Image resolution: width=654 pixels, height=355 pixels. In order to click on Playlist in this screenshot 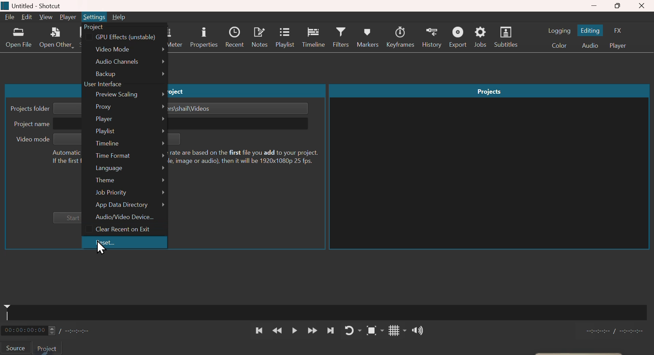, I will do `click(124, 131)`.